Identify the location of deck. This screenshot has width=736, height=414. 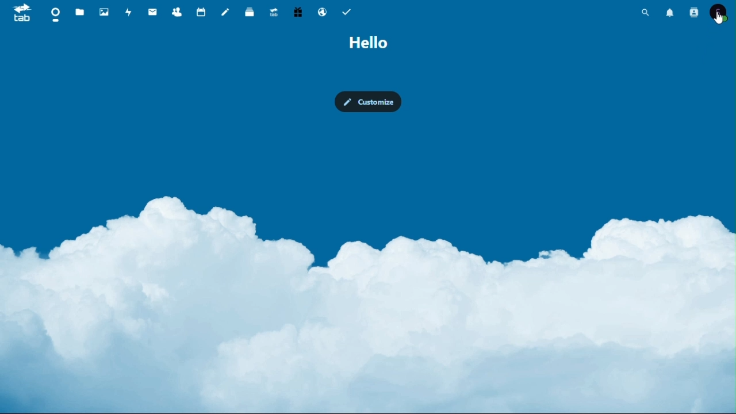
(251, 11).